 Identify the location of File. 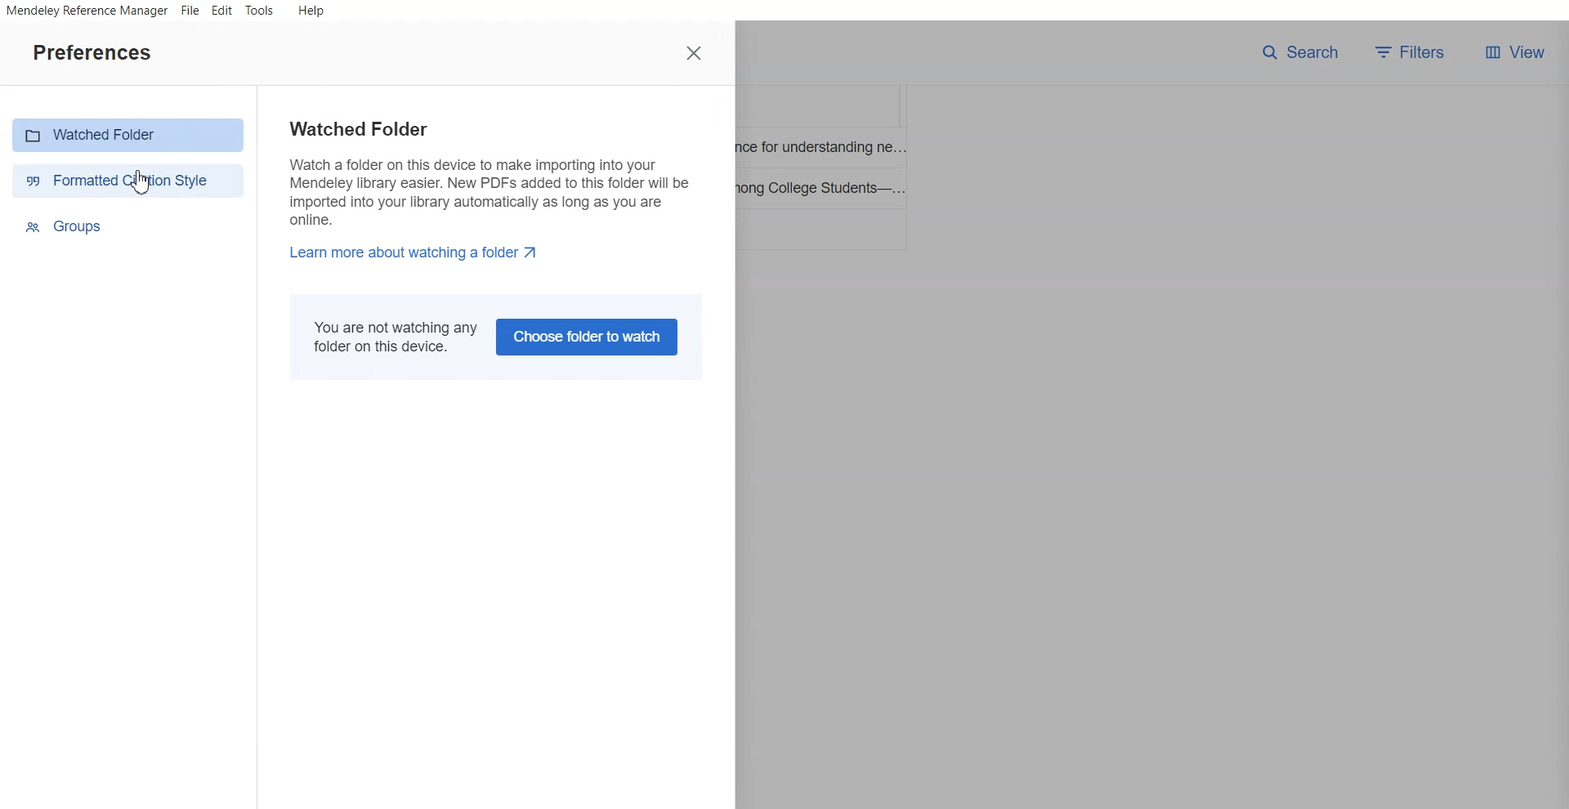
(190, 11).